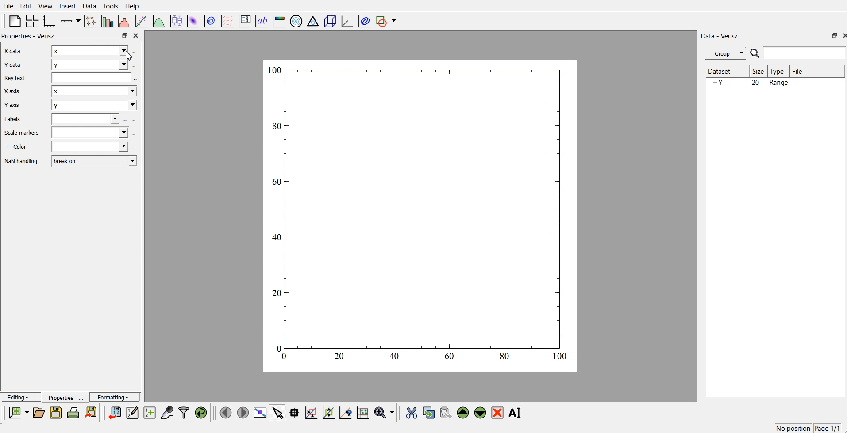 The height and width of the screenshot is (433, 847). What do you see at coordinates (779, 71) in the screenshot?
I see `Type` at bounding box center [779, 71].